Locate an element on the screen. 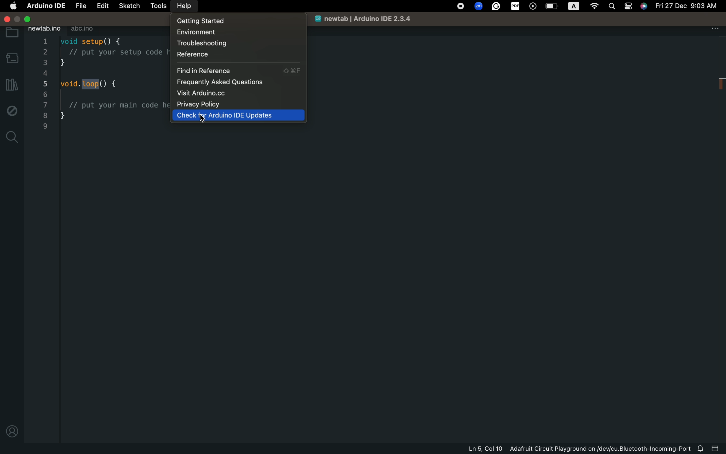 The height and width of the screenshot is (454, 726). getting started is located at coordinates (215, 21).